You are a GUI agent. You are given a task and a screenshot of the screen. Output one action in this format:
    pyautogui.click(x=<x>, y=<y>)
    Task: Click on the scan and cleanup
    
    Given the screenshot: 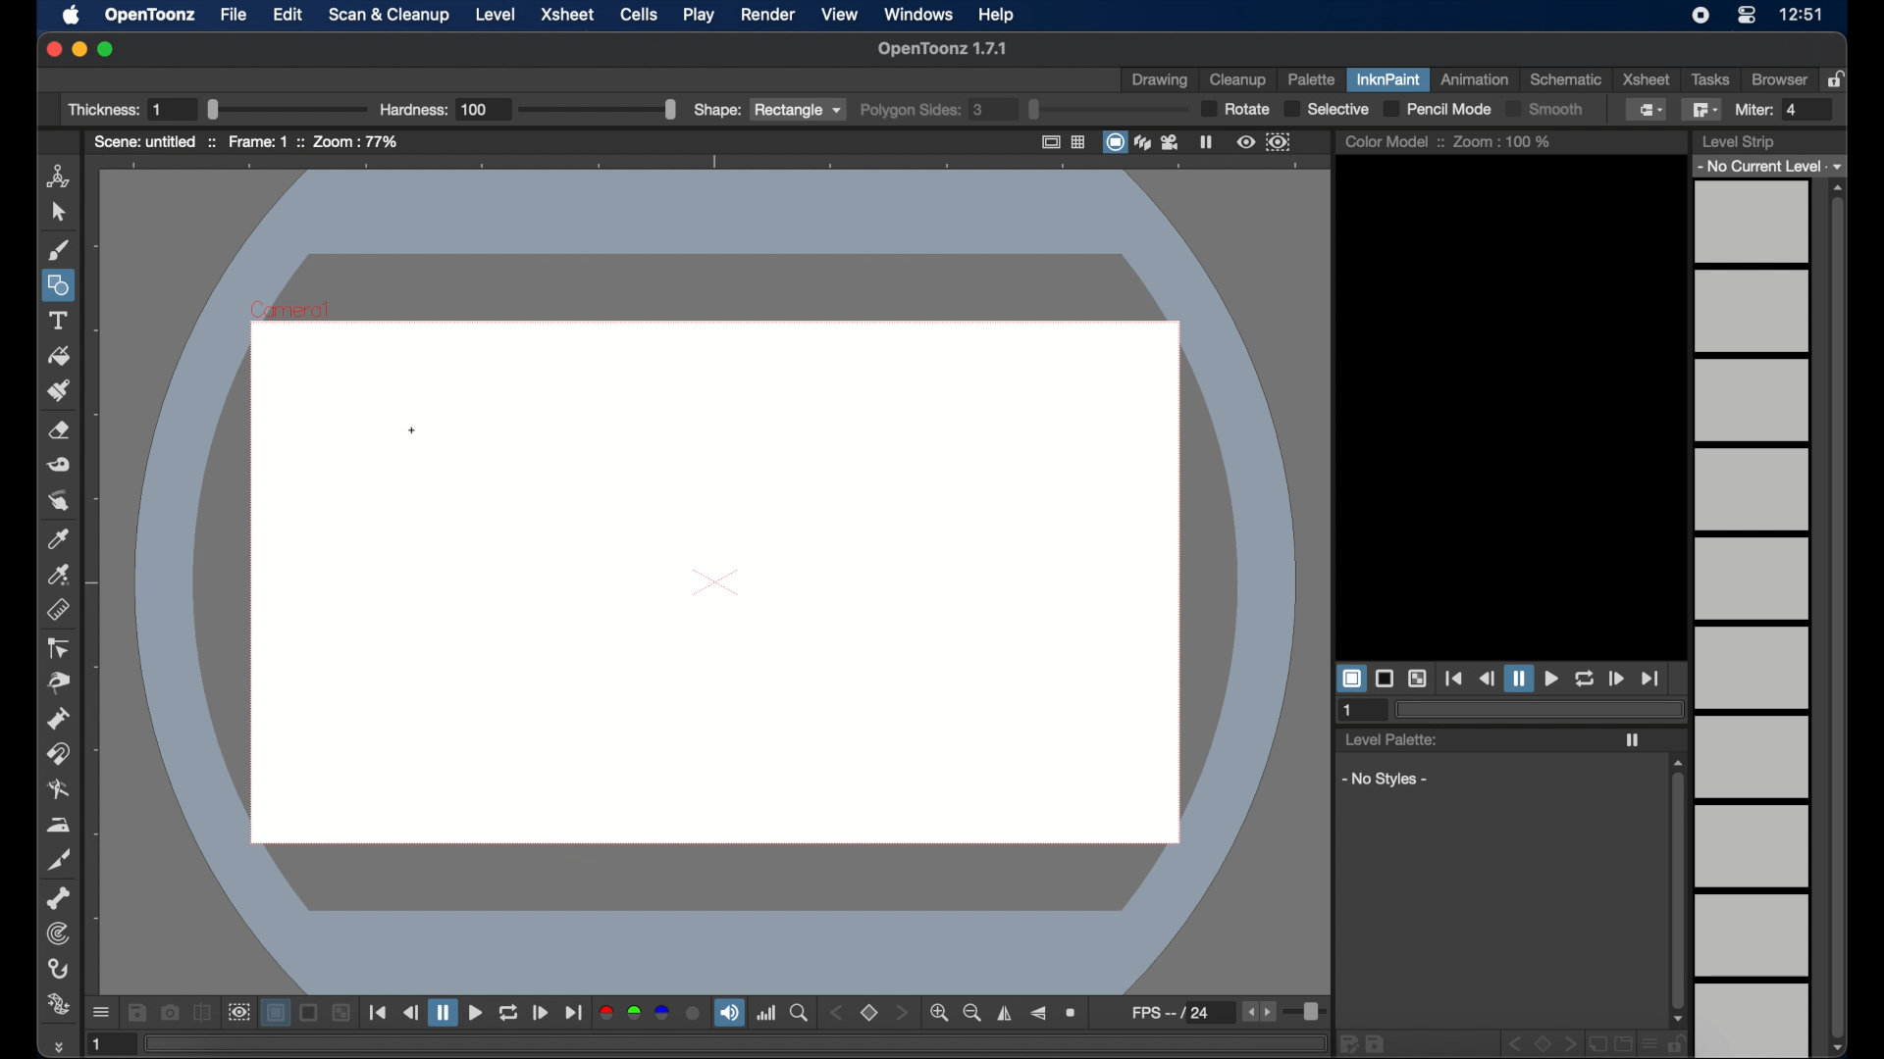 What is the action you would take?
    pyautogui.click(x=391, y=15)
    